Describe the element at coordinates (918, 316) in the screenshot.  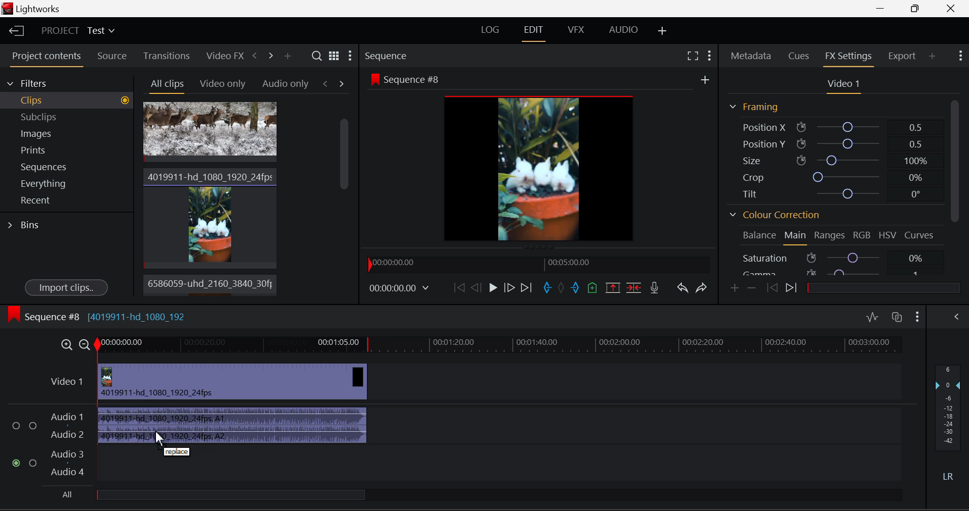
I see `Show Settings` at that location.